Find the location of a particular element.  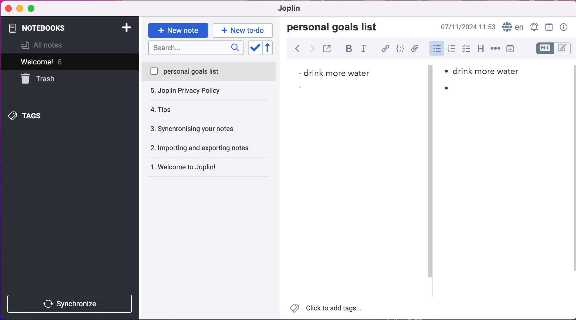

drink more water is located at coordinates (333, 73).